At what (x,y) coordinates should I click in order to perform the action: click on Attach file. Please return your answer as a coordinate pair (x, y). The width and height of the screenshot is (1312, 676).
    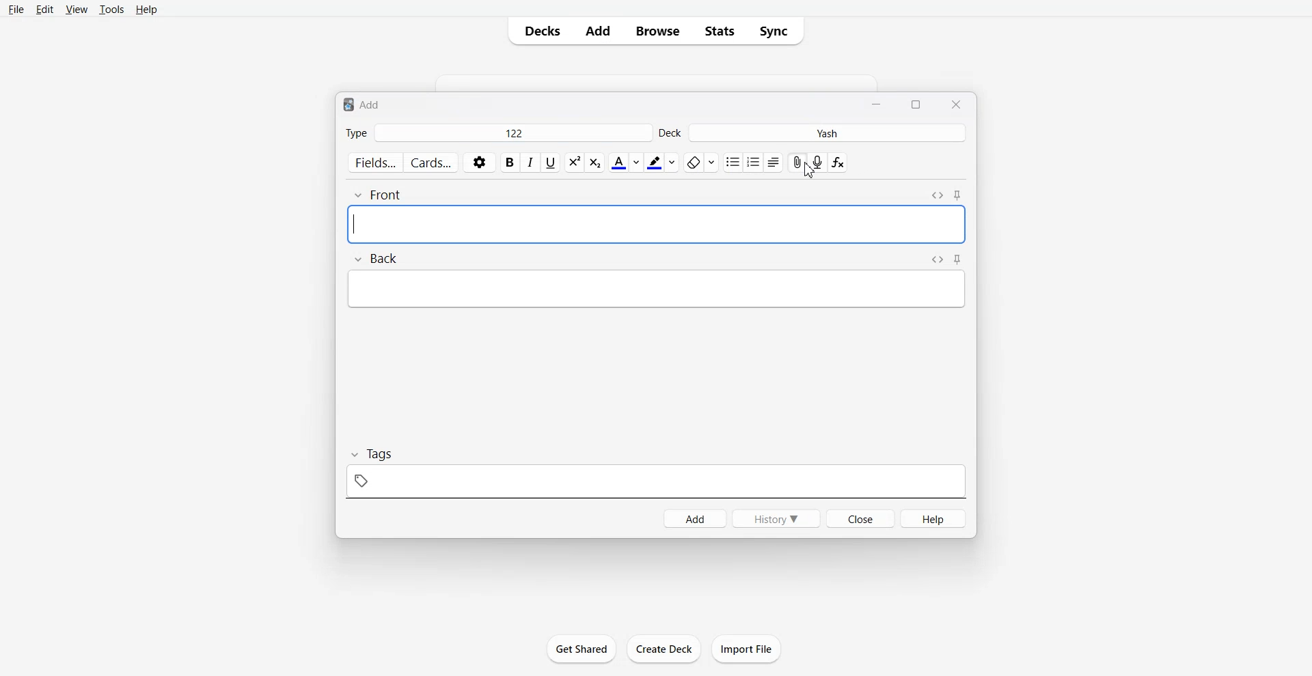
    Looking at the image, I should click on (797, 162).